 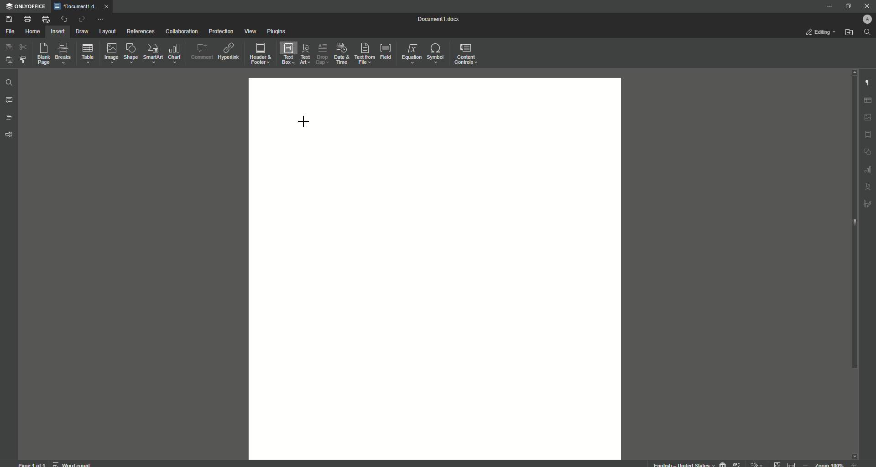 What do you see at coordinates (277, 32) in the screenshot?
I see `Plugins` at bounding box center [277, 32].